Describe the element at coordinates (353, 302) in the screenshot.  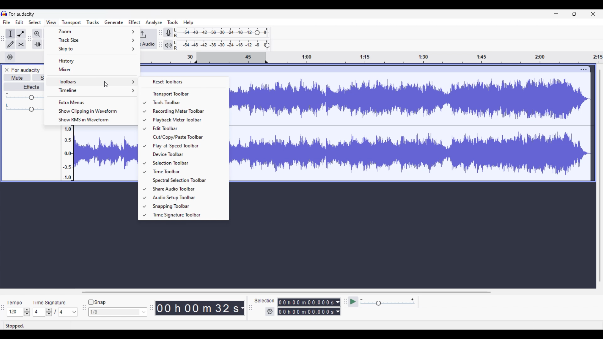
I see `Play at speed/Play at speed once` at that location.